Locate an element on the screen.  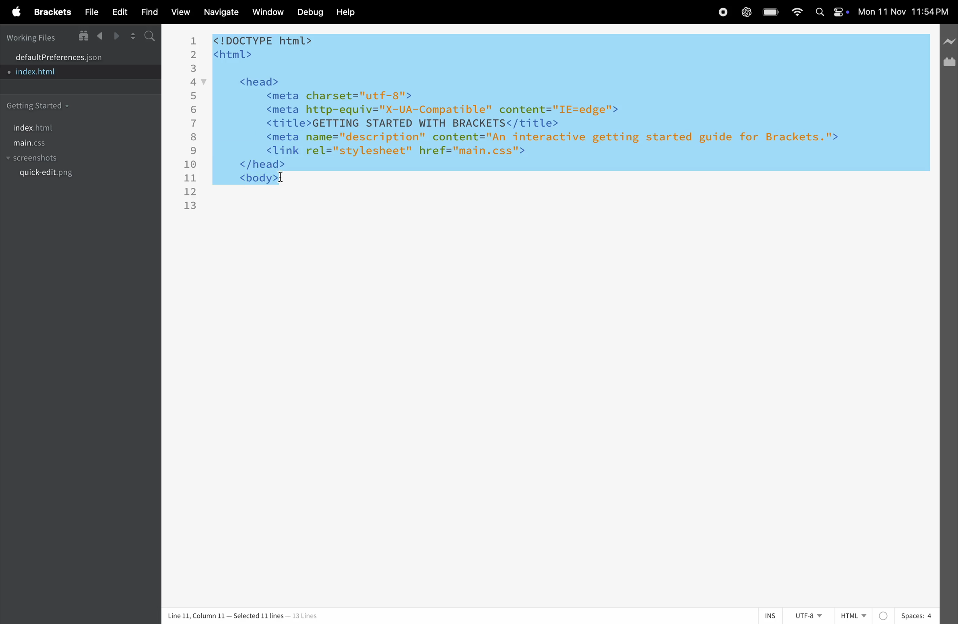
navigate is located at coordinates (219, 12).